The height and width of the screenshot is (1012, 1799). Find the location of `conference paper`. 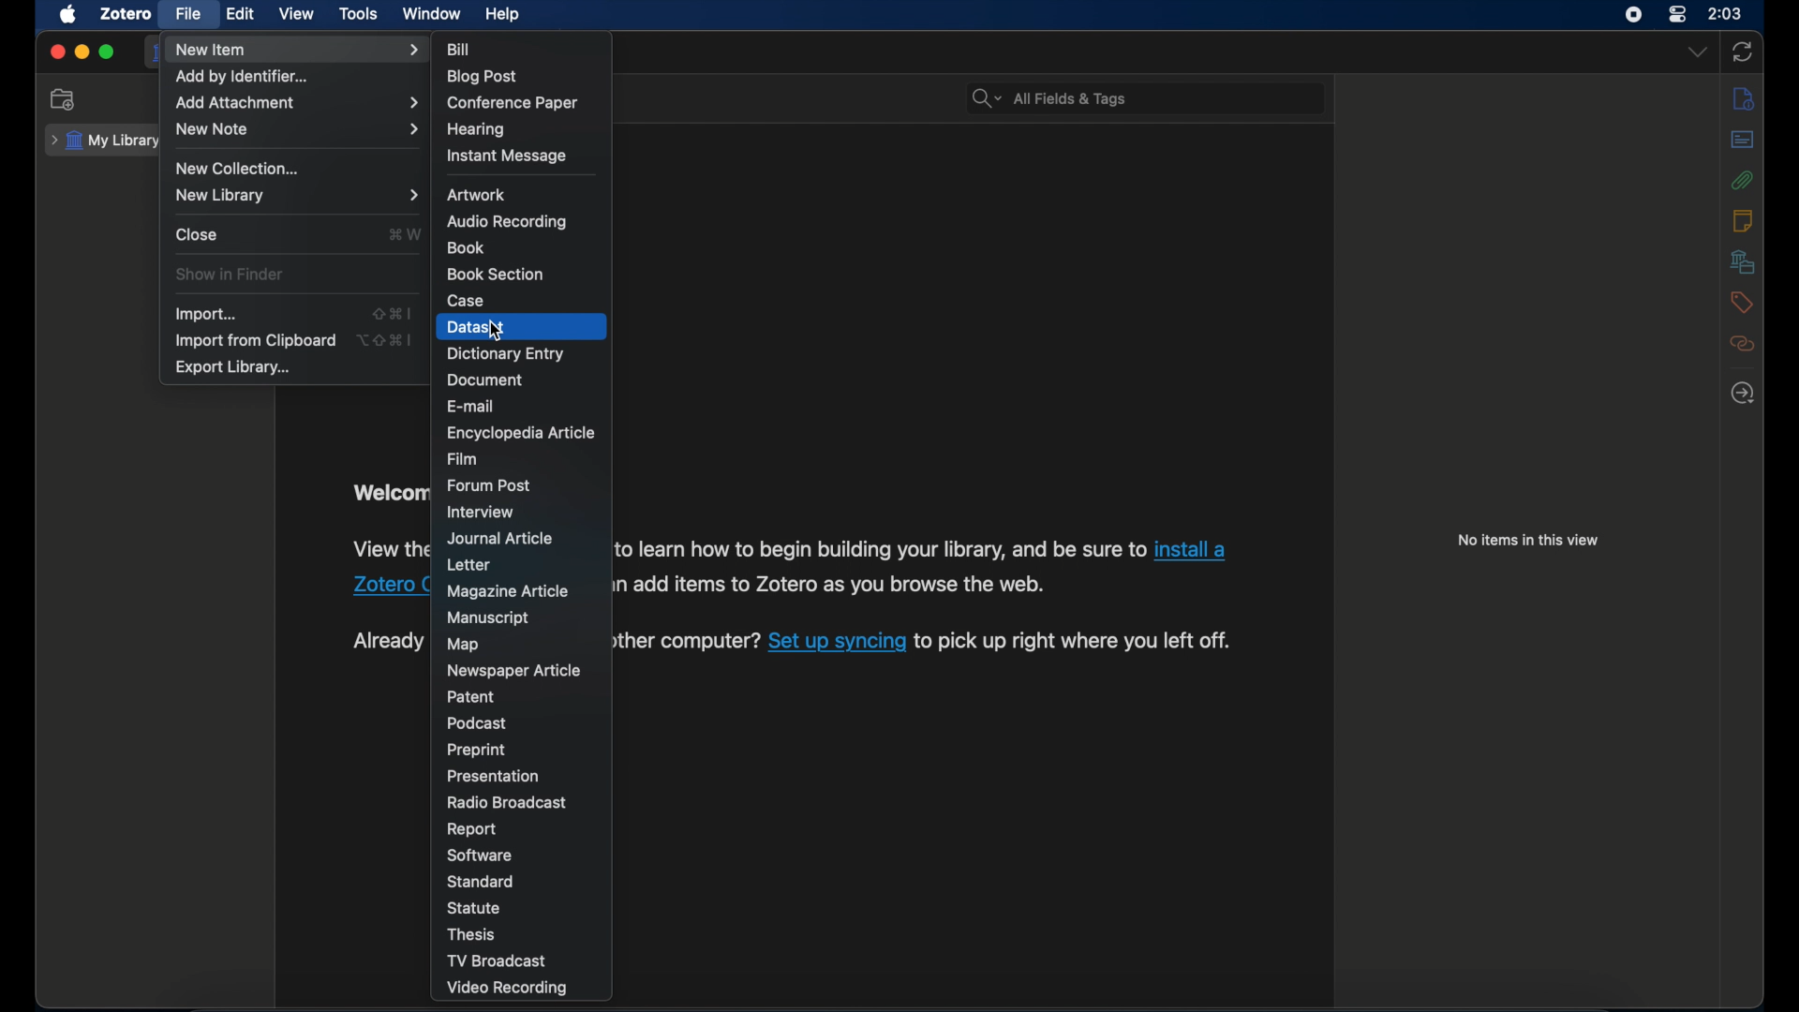

conference paper is located at coordinates (513, 104).